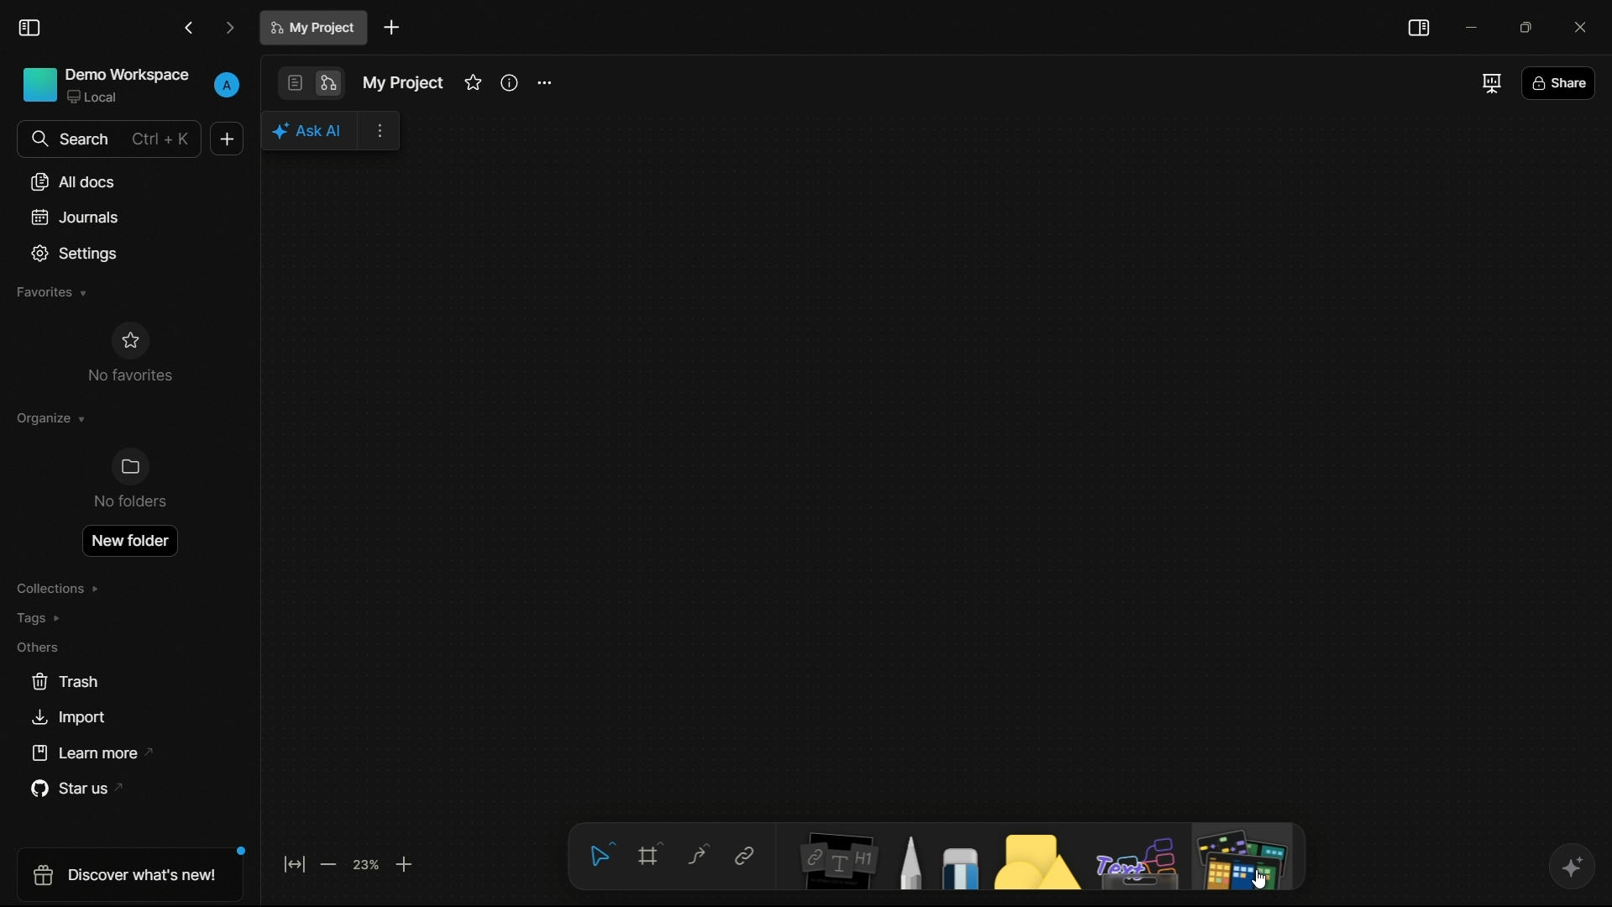  Describe the element at coordinates (960, 868) in the screenshot. I see `eraser` at that location.